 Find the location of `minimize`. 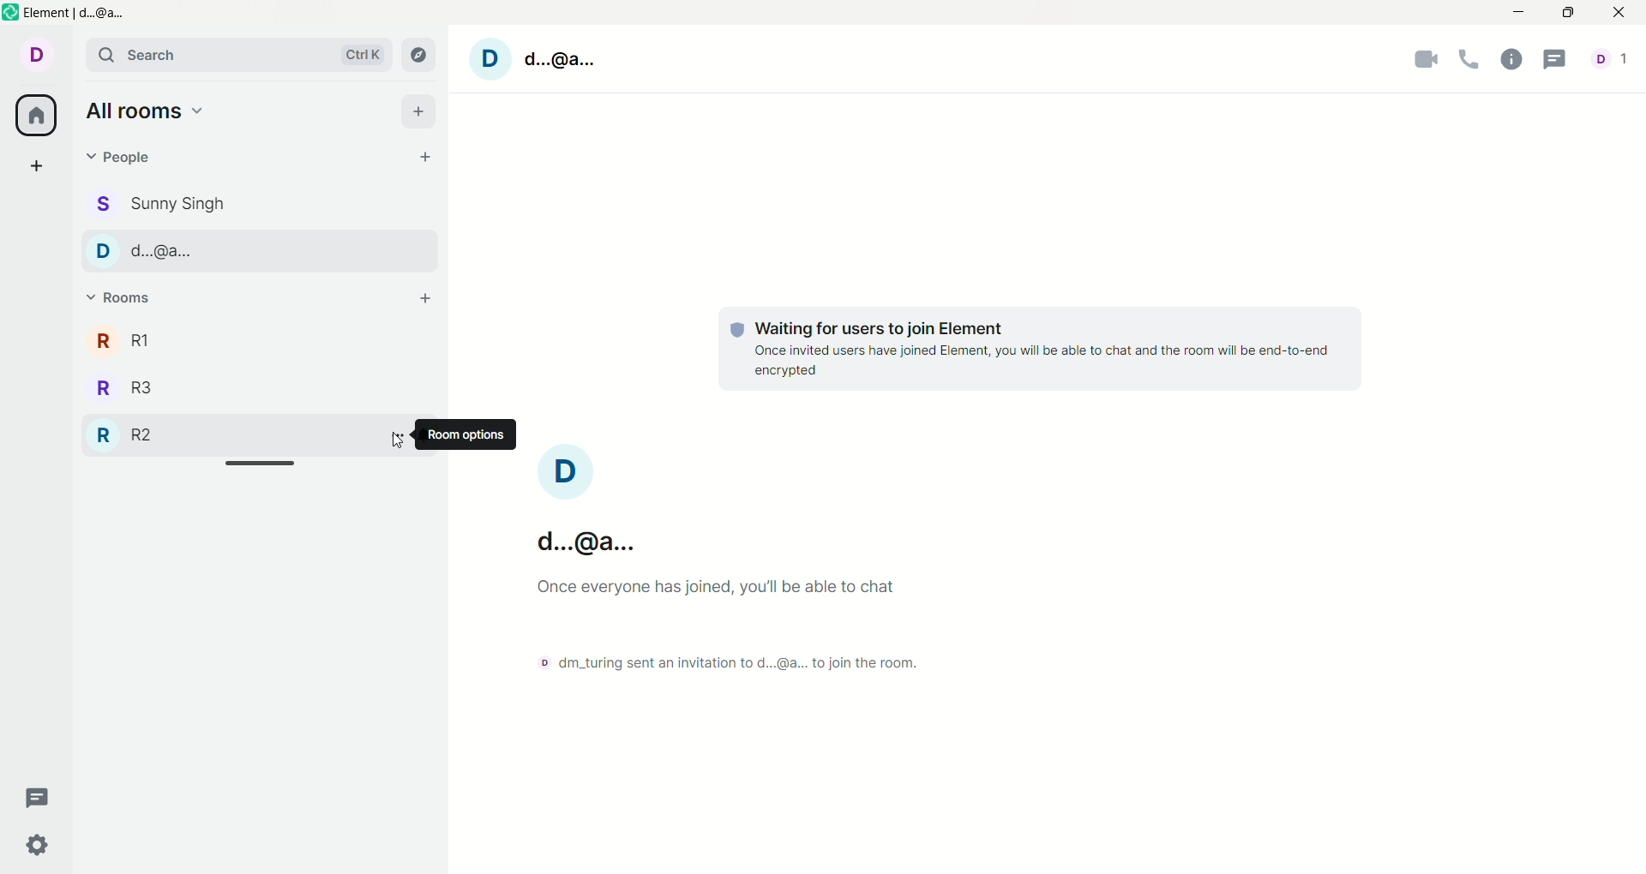

minimize is located at coordinates (1520, 10).